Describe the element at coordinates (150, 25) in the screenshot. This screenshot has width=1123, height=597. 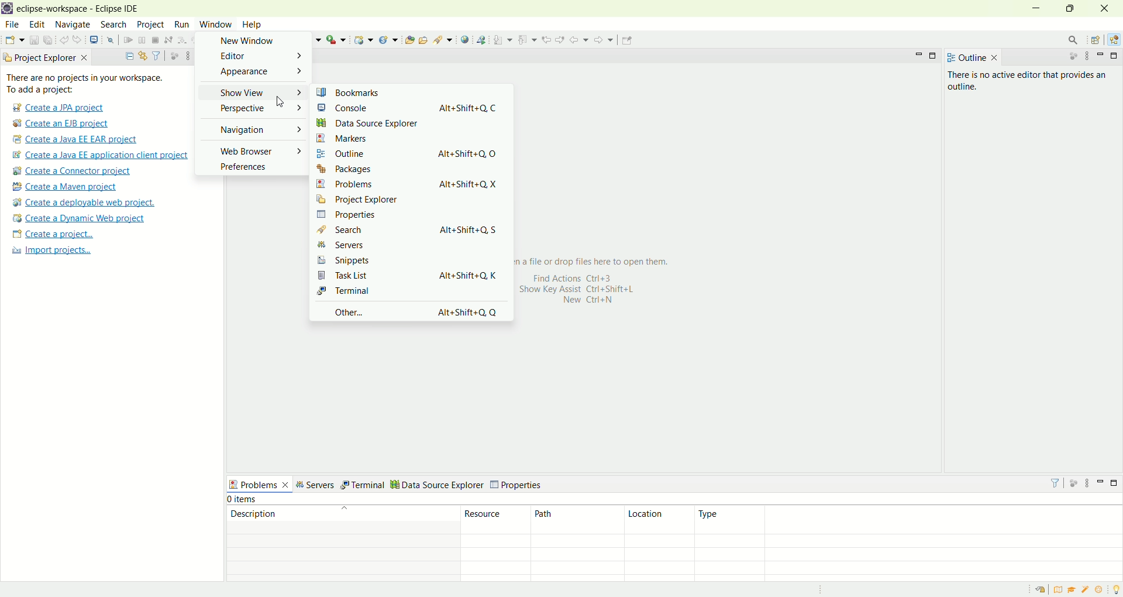
I see `project` at that location.